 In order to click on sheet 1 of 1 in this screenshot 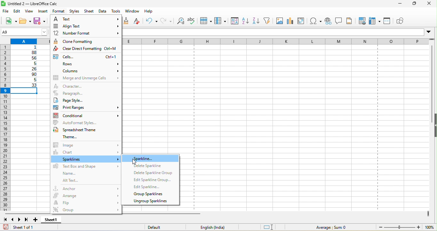, I will do `click(34, 228)`.